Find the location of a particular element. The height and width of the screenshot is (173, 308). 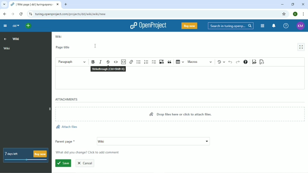

Text formatting help is located at coordinates (246, 62).